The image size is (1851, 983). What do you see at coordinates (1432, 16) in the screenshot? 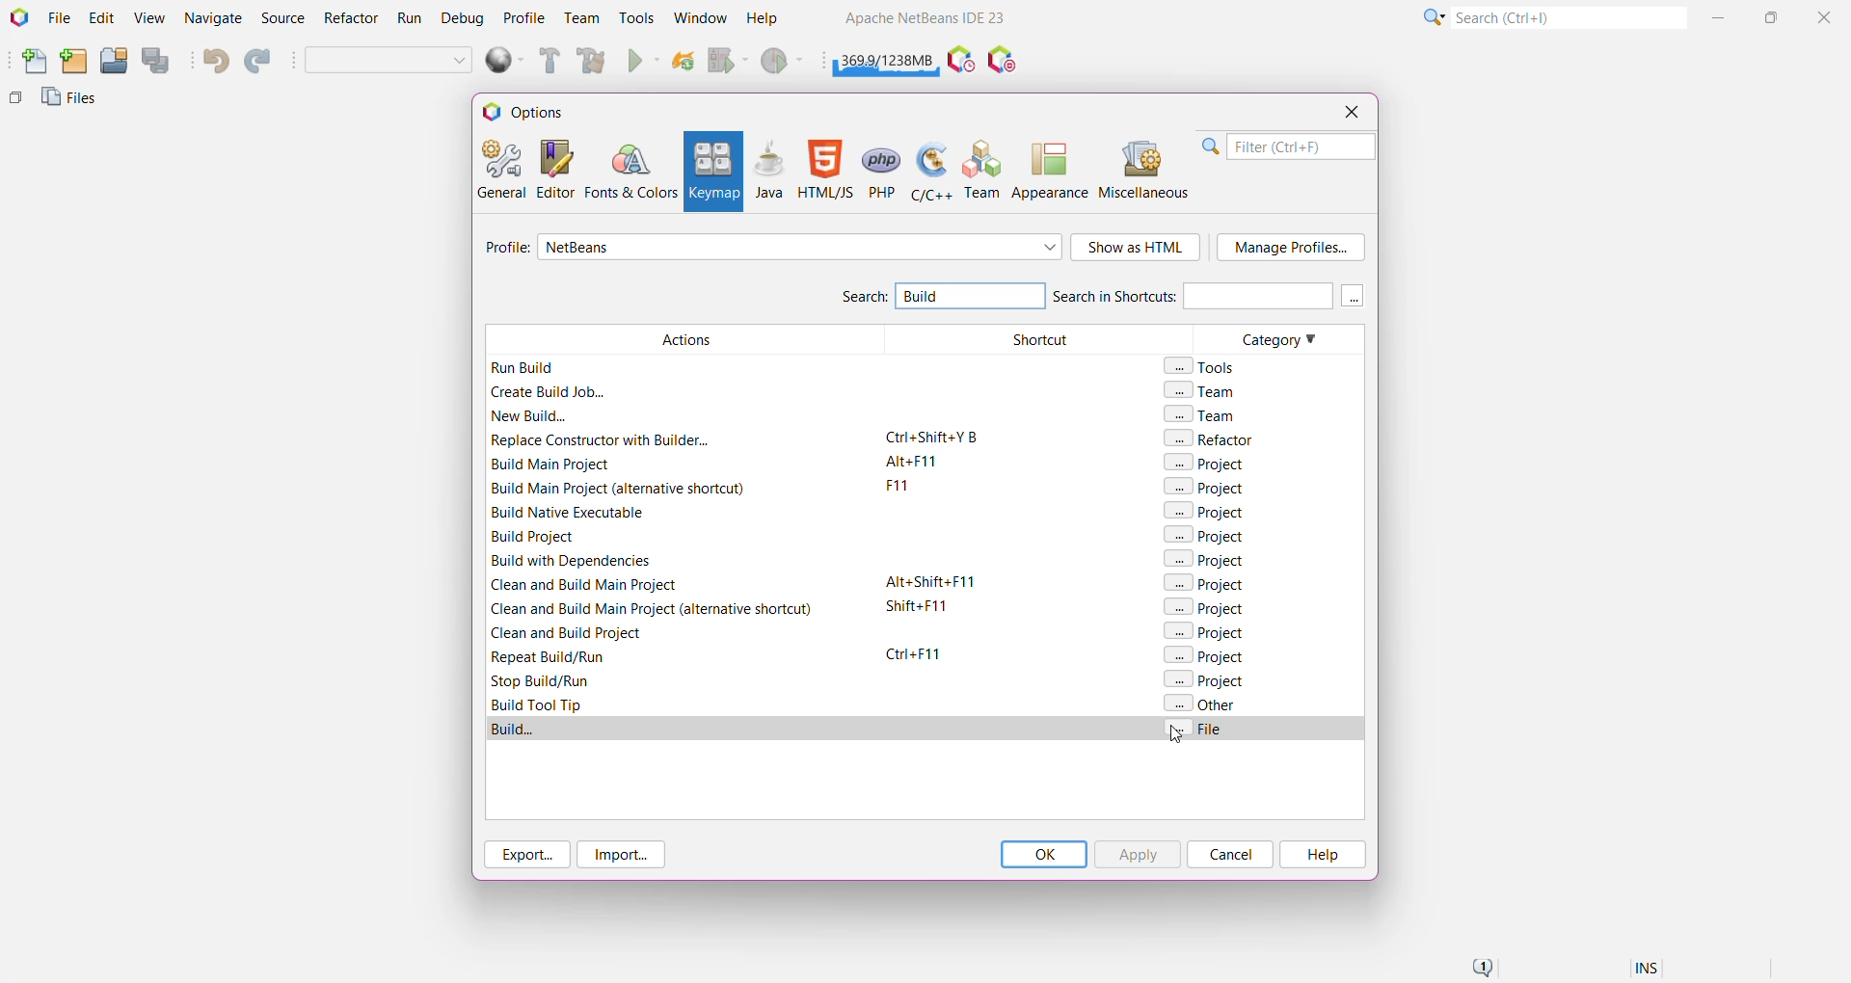
I see `Click or press Shift+F10 for Category Selection` at bounding box center [1432, 16].